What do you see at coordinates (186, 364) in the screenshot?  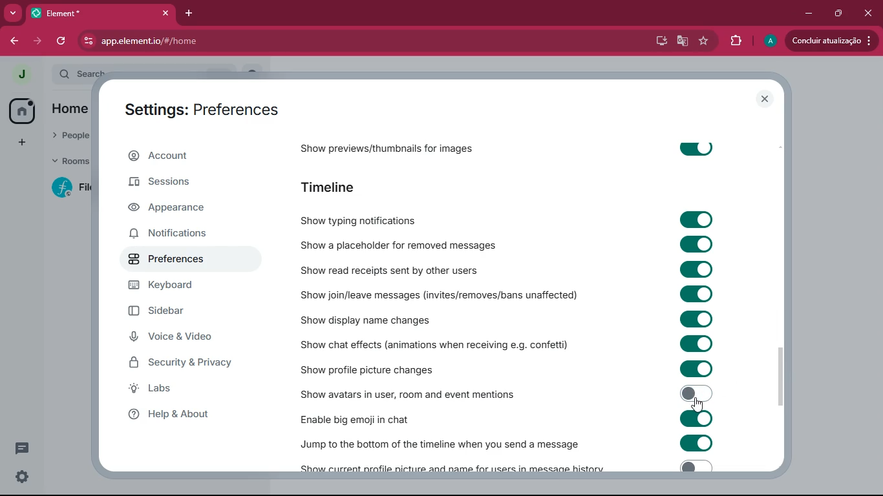 I see `security` at bounding box center [186, 364].